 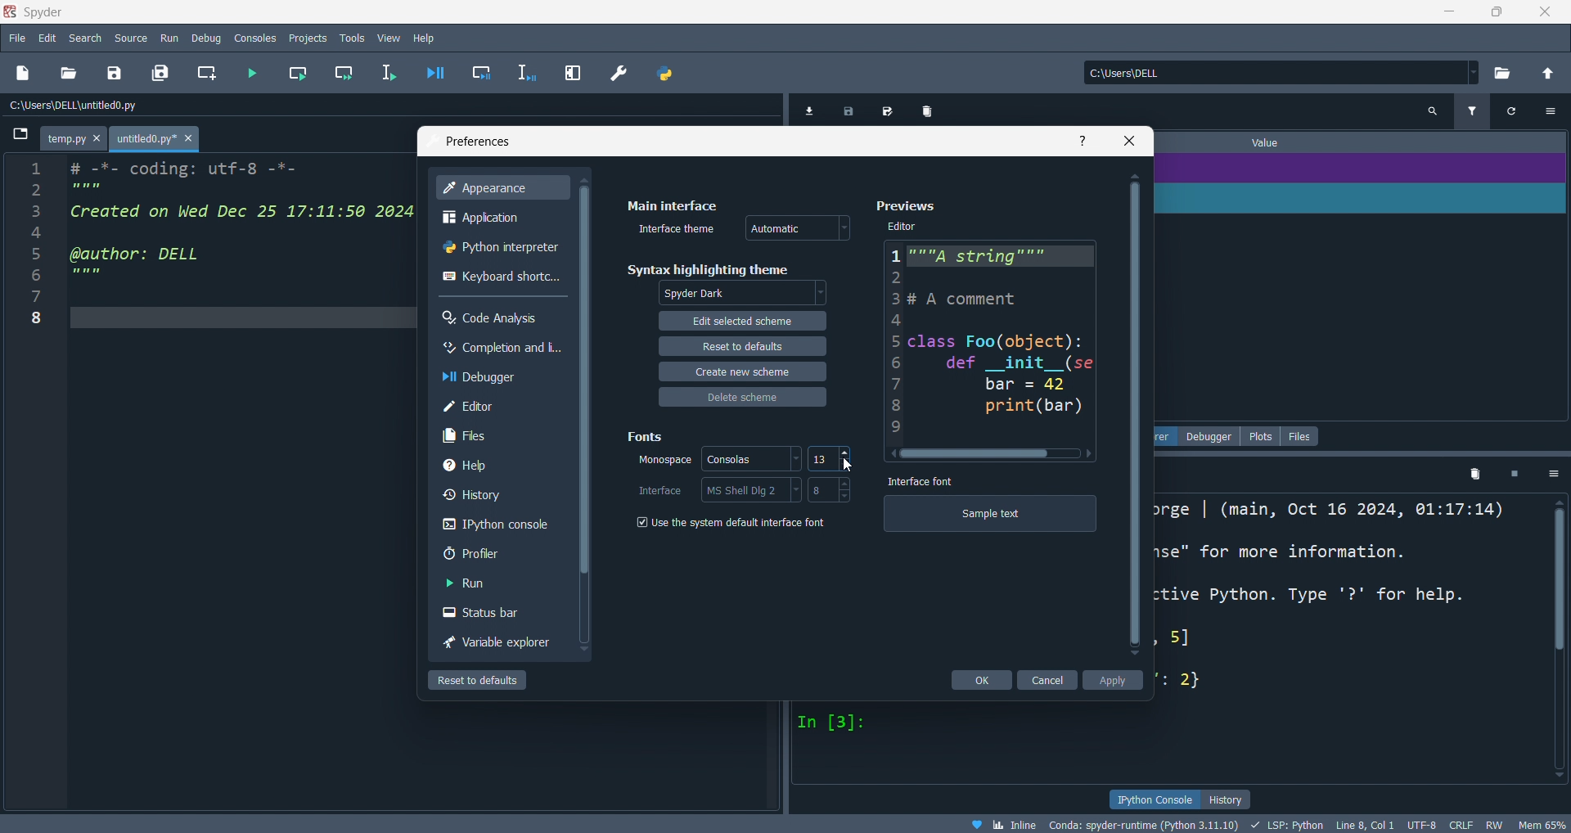 I want to click on application, so click(x=504, y=217).